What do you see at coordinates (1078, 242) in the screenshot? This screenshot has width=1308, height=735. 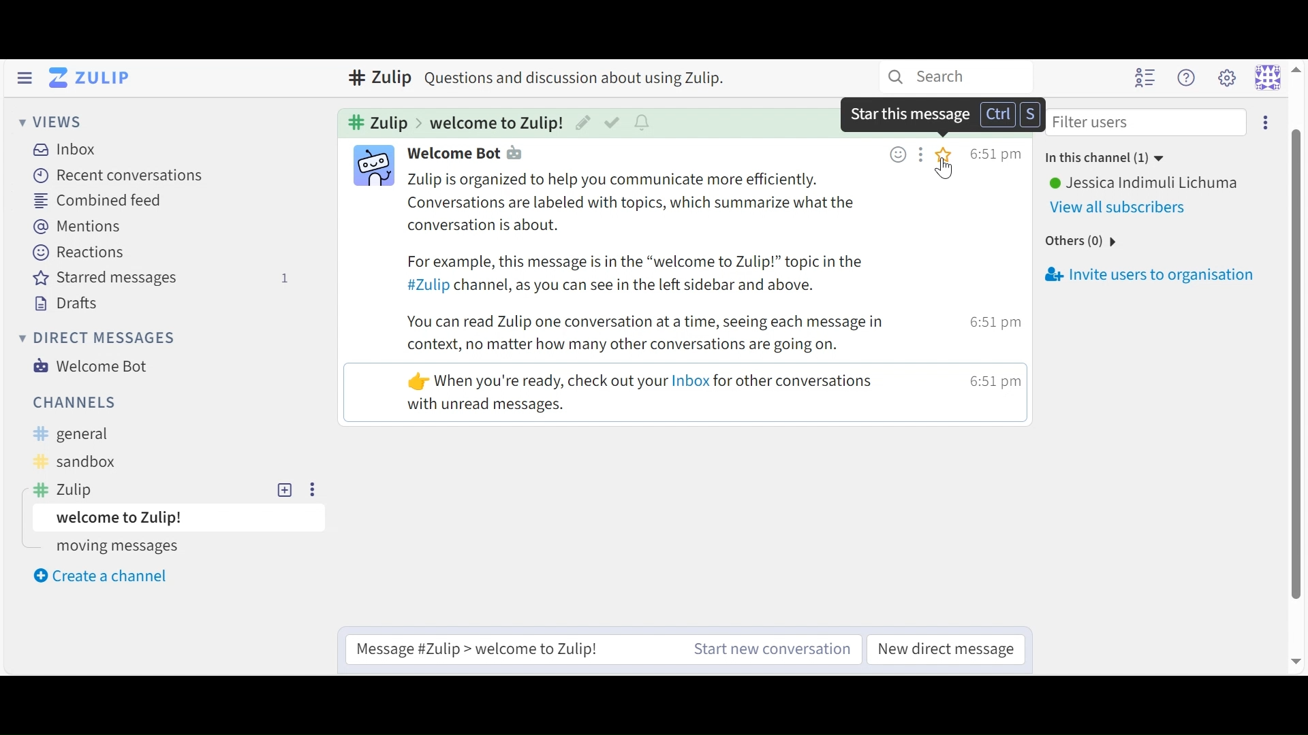 I see `others` at bounding box center [1078, 242].